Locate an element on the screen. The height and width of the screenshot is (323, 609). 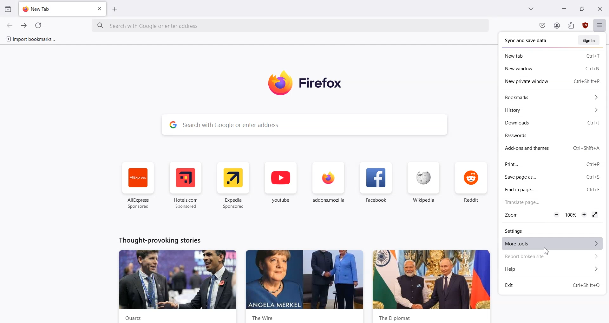
Maximize is located at coordinates (582, 8).